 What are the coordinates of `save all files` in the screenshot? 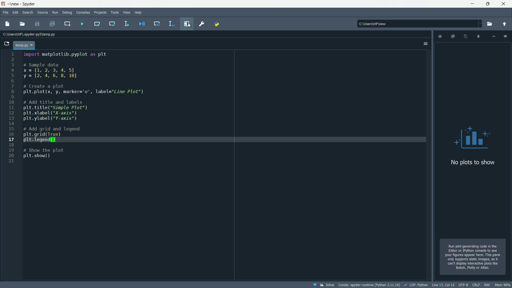 It's located at (51, 24).